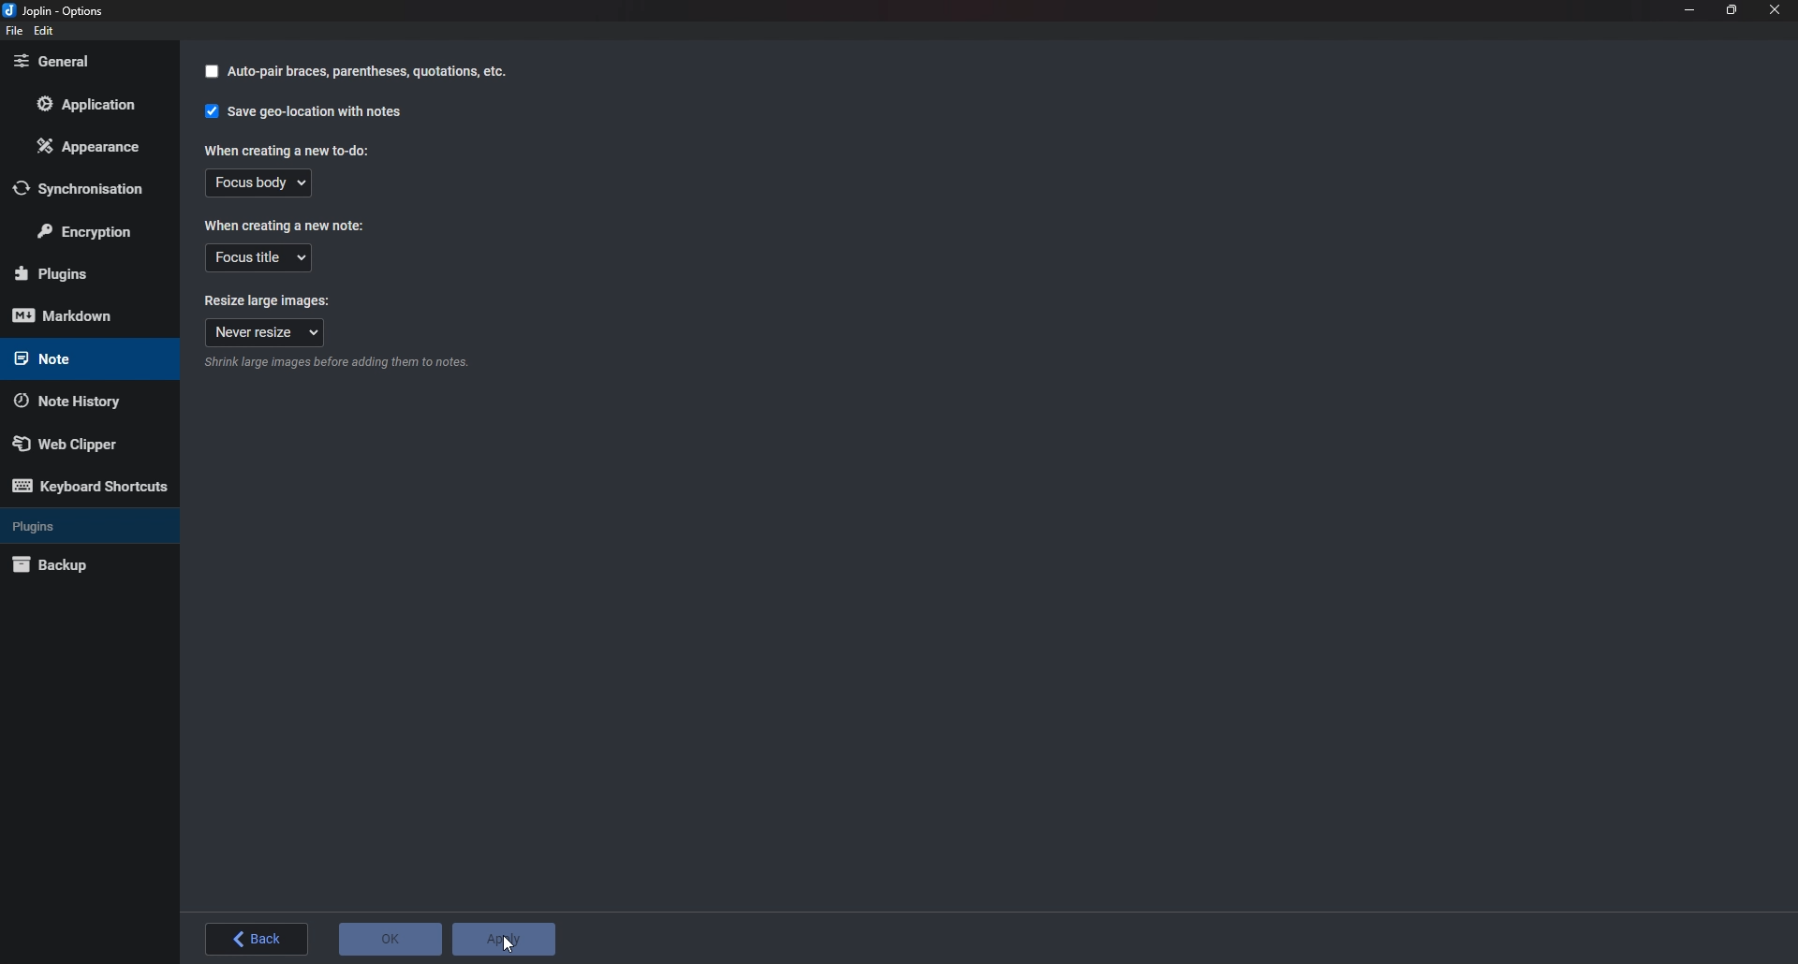 This screenshot has height=964, width=1798. I want to click on File, so click(14, 32).